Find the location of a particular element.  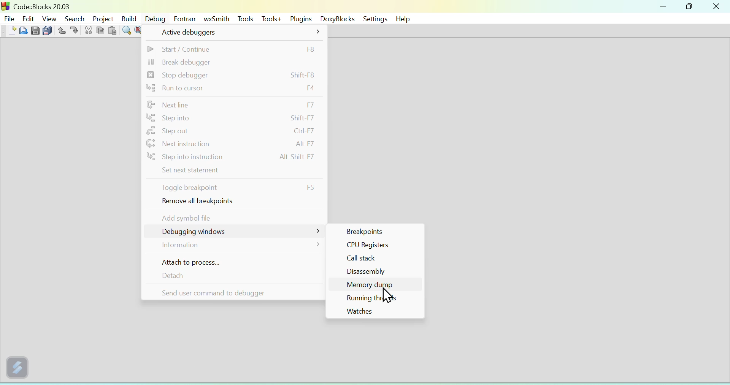

Call stack is located at coordinates (375, 259).